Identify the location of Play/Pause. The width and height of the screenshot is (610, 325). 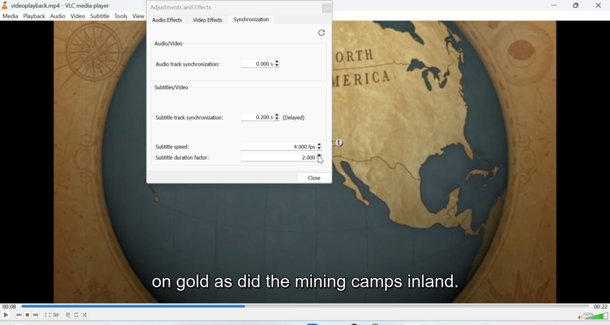
(6, 315).